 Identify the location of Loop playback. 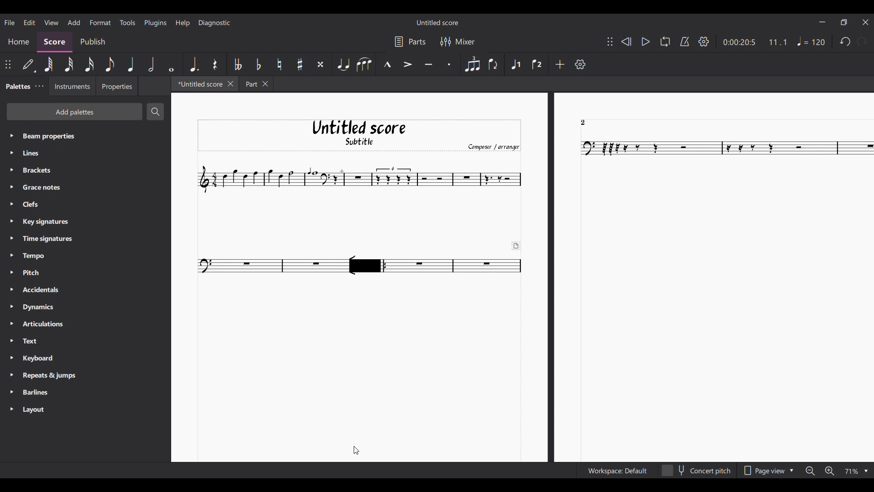
(665, 41).